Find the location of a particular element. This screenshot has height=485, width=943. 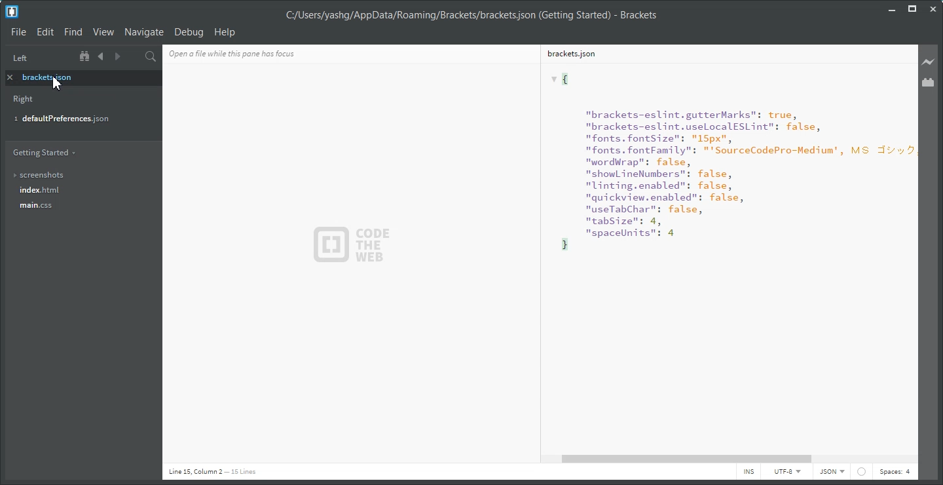

 is located at coordinates (59, 83).